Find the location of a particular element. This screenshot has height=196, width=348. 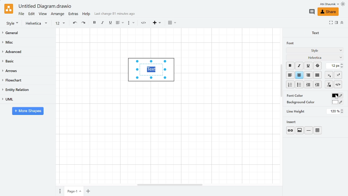

Italic is located at coordinates (299, 66).